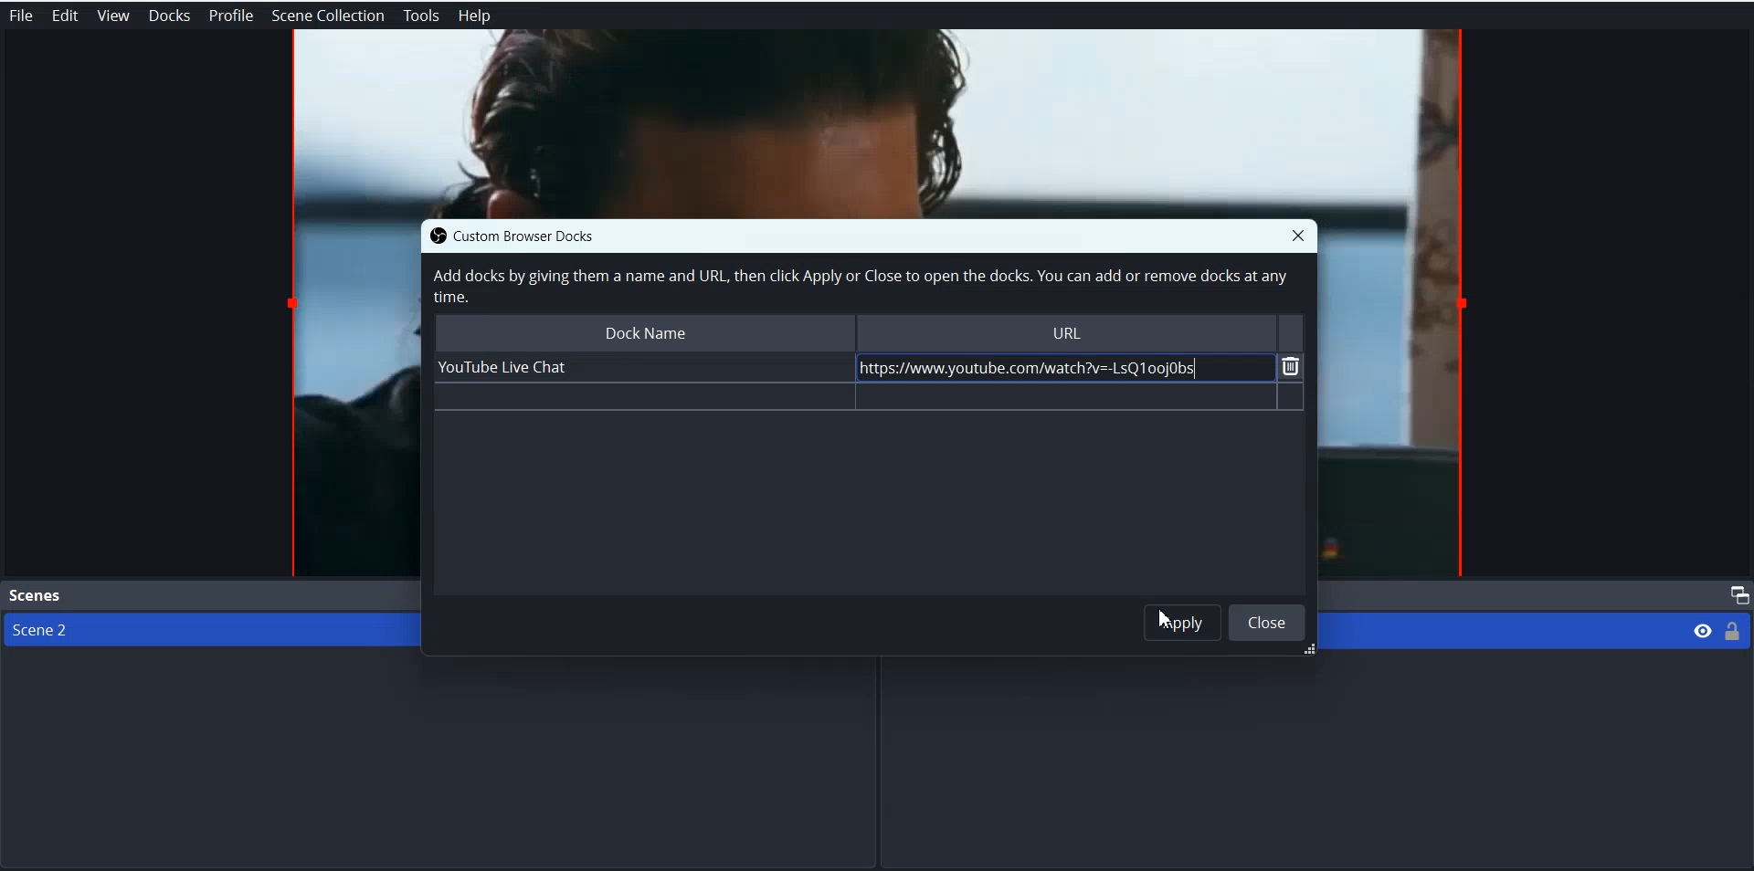  I want to click on Help, so click(475, 16).